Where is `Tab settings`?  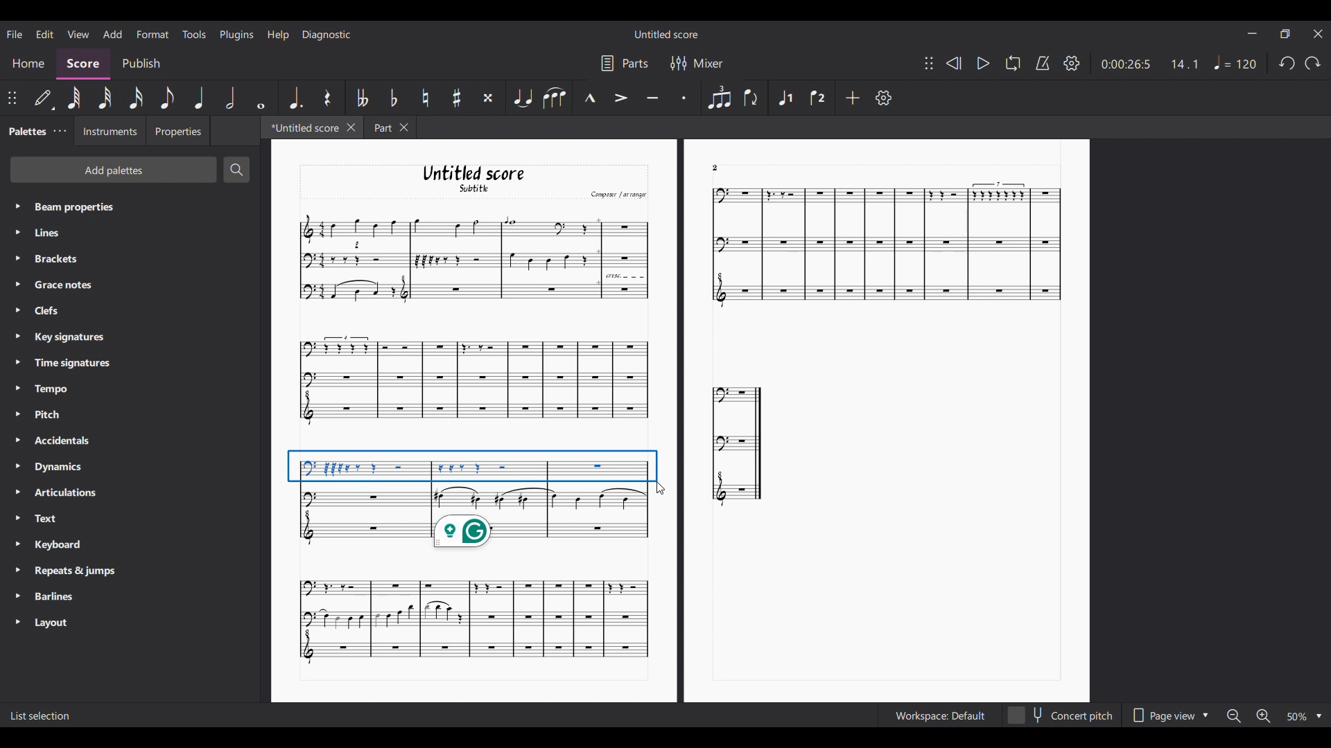 Tab settings is located at coordinates (60, 131).